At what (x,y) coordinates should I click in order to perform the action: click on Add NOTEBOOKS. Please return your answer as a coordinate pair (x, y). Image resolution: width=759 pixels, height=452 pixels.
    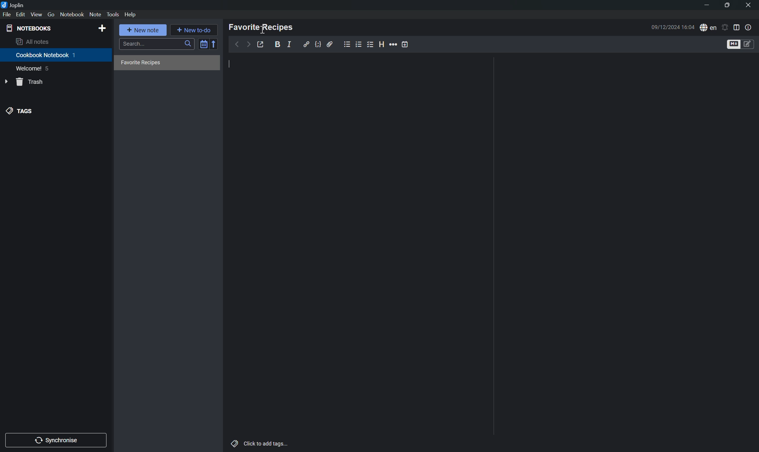
    Looking at the image, I should click on (102, 28).